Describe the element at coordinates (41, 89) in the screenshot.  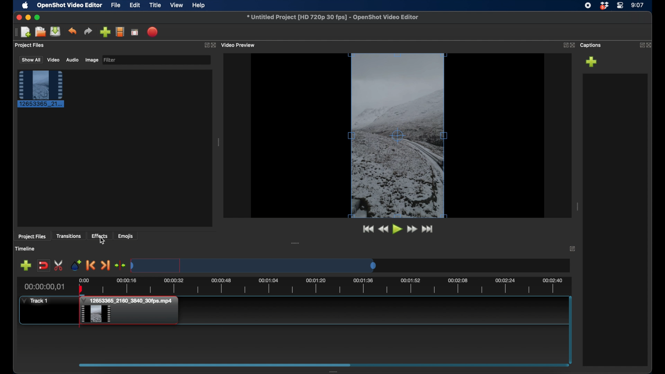
I see `clip selected` at that location.